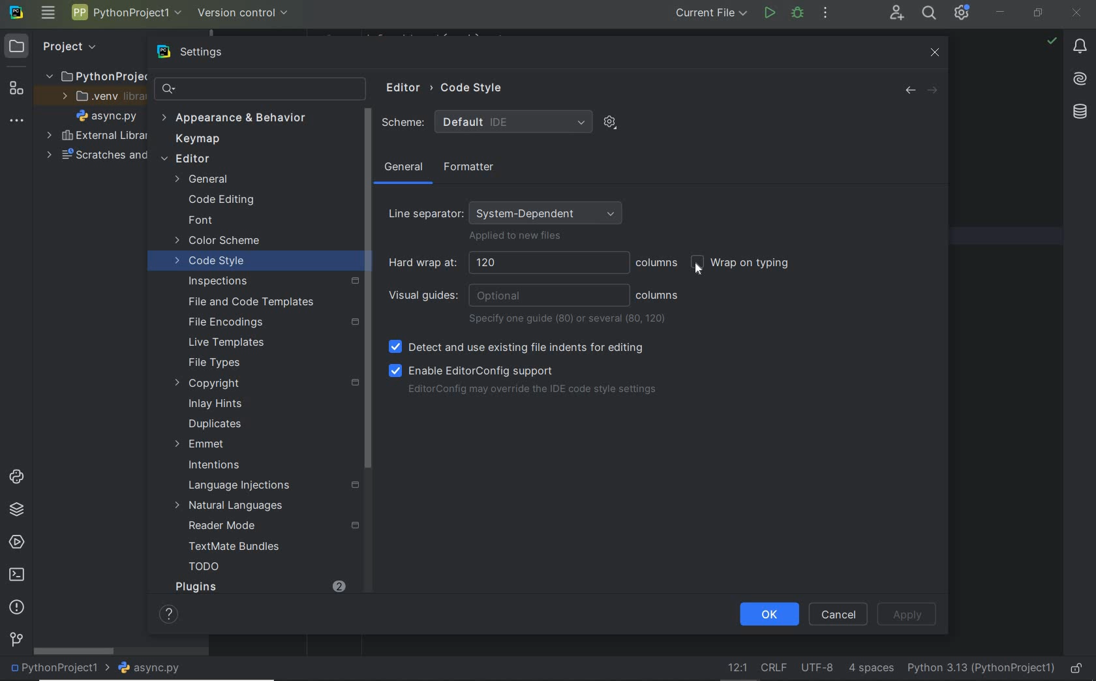 The image size is (1096, 681). I want to click on version control, so click(16, 640).